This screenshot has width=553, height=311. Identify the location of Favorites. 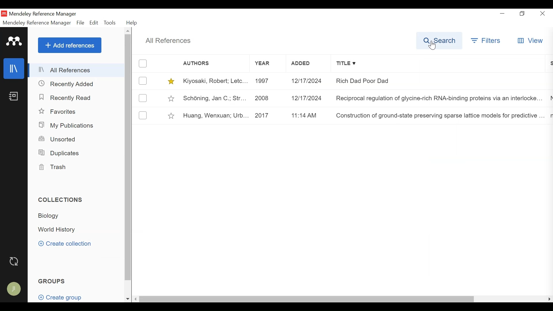
(60, 111).